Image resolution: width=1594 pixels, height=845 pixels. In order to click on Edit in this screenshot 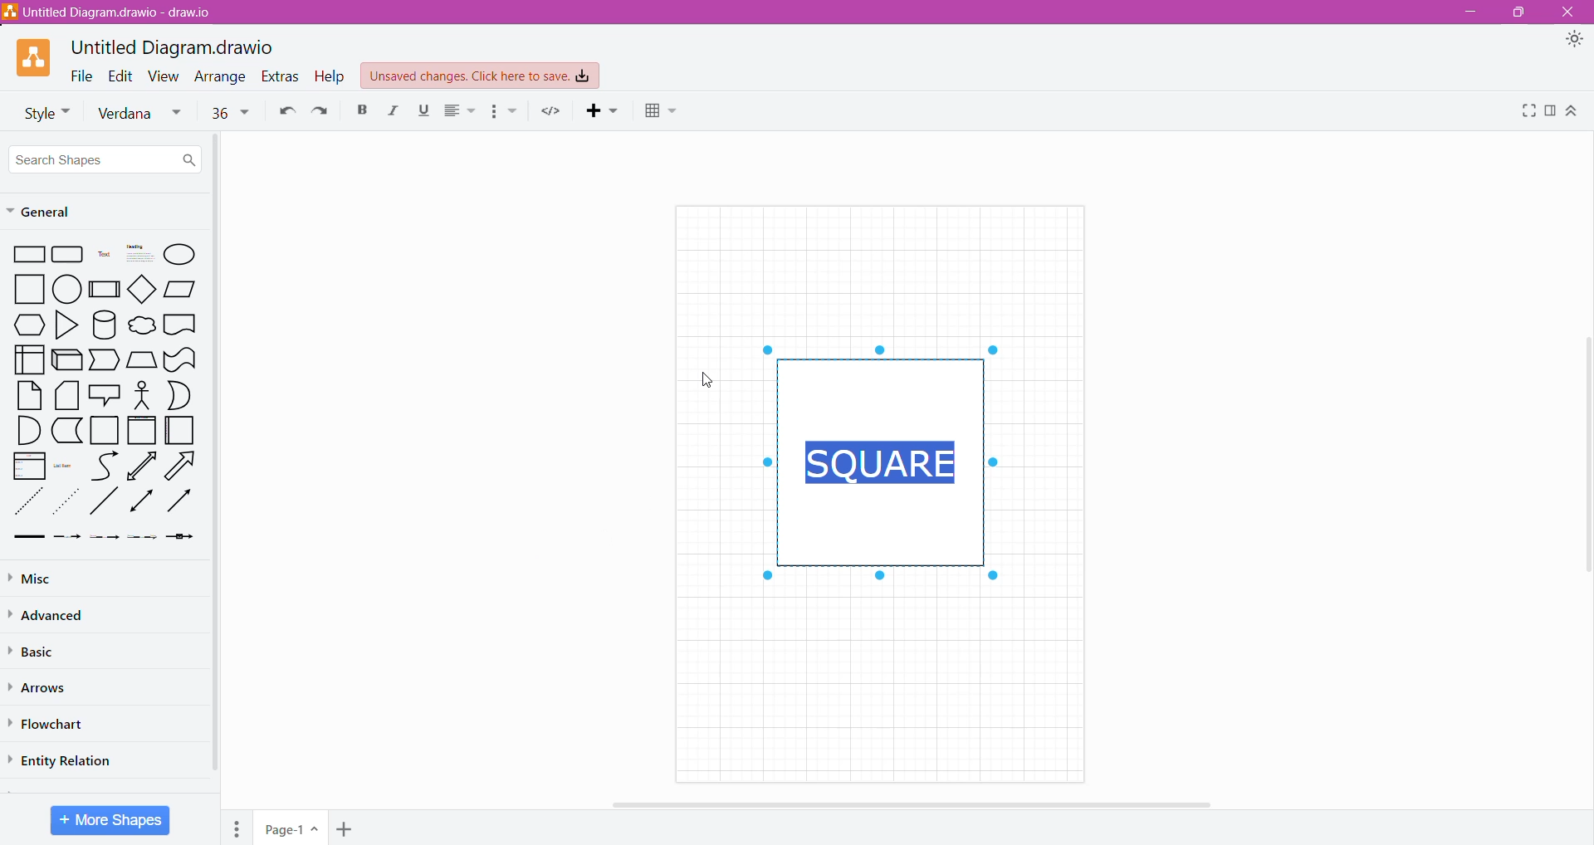, I will do `click(124, 76)`.